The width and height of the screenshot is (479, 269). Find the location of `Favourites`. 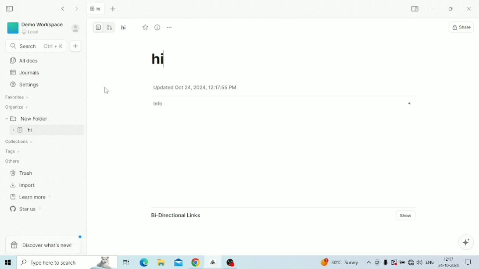

Favourites is located at coordinates (18, 97).